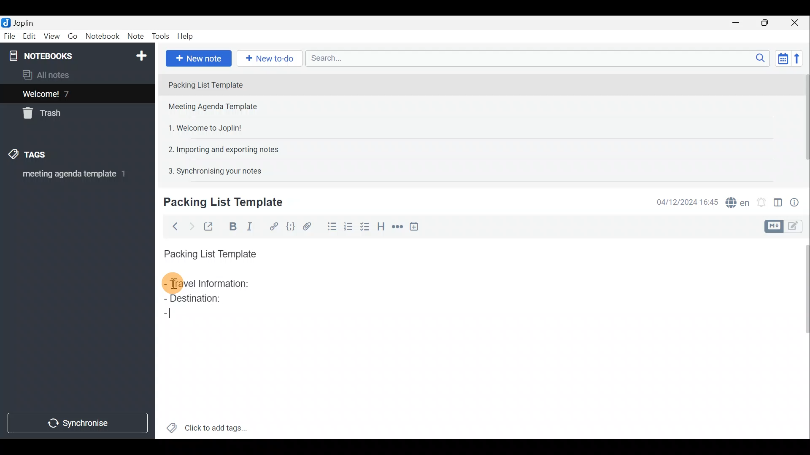 The width and height of the screenshot is (810, 455). Describe the element at coordinates (73, 36) in the screenshot. I see `Go` at that location.